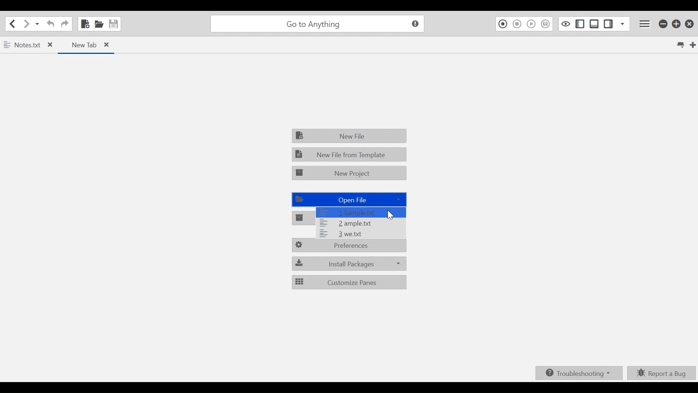 The image size is (698, 393). What do you see at coordinates (531, 24) in the screenshot?
I see `Play Last Macro` at bounding box center [531, 24].